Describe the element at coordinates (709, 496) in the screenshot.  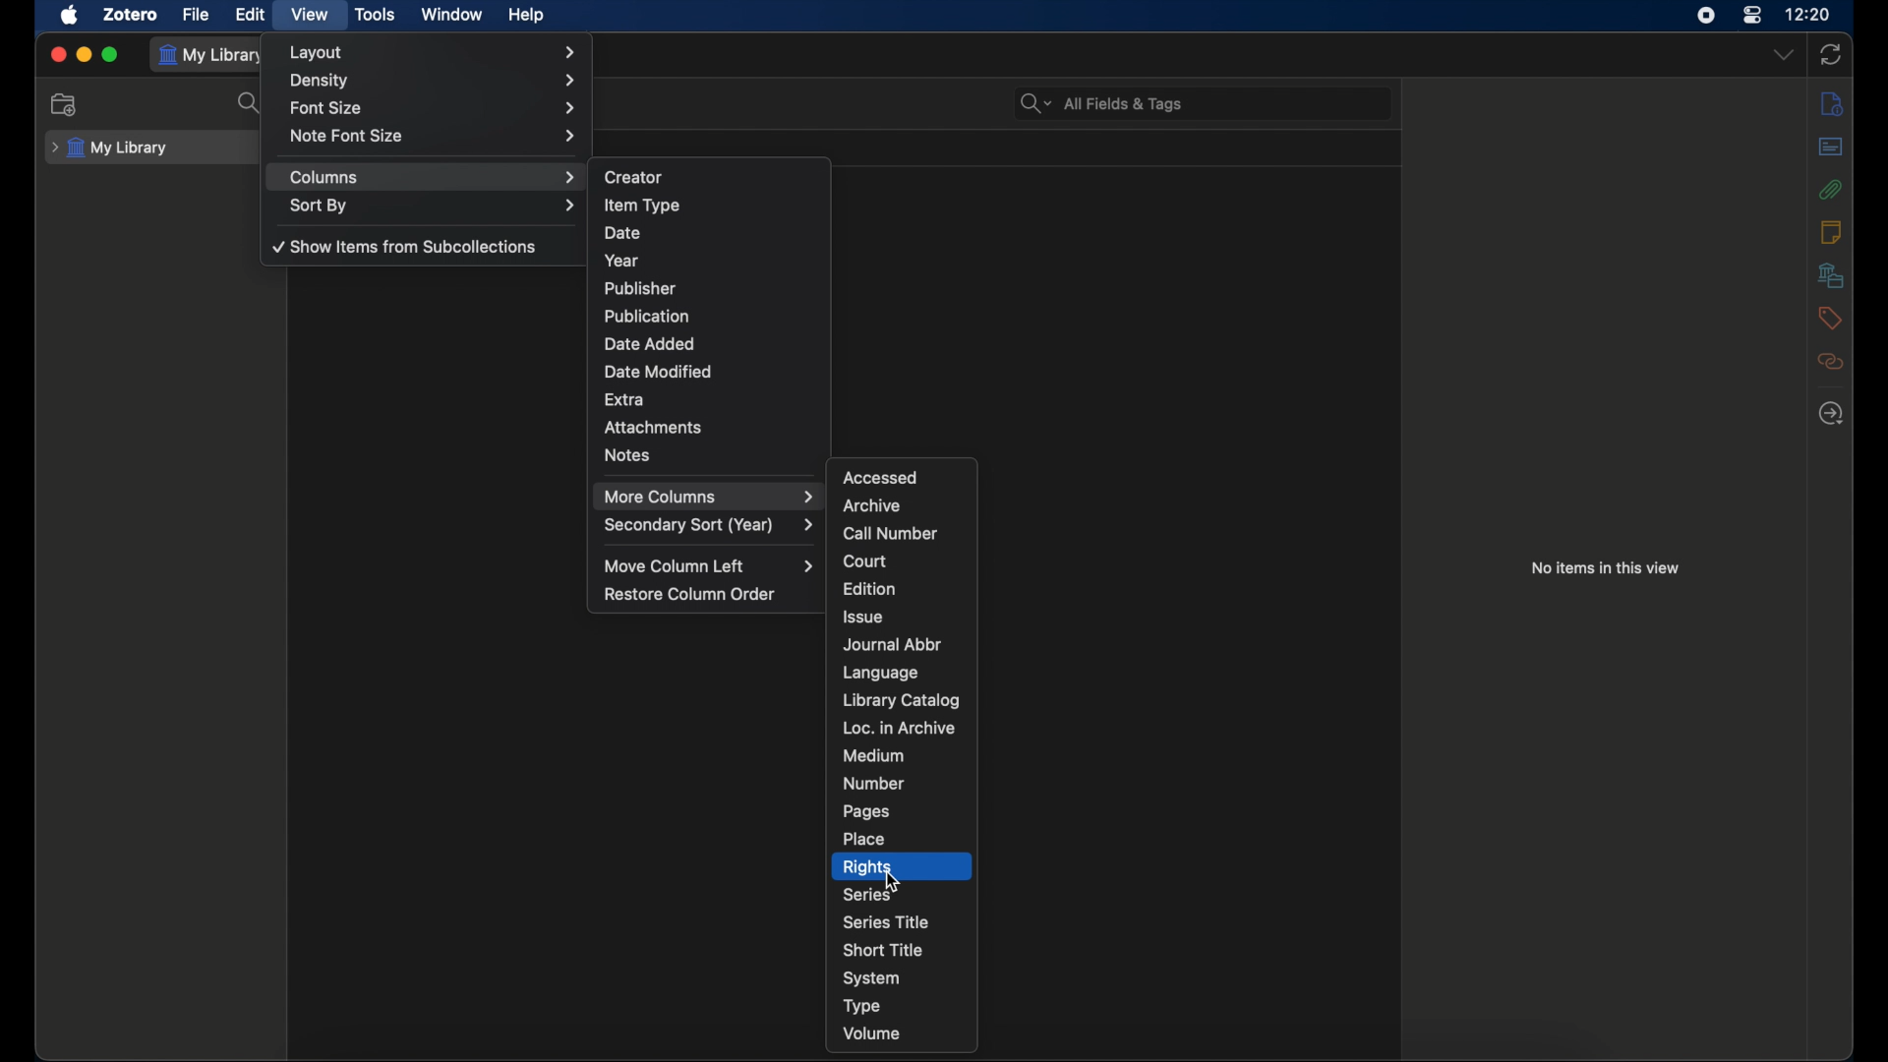
I see `more columns` at that location.